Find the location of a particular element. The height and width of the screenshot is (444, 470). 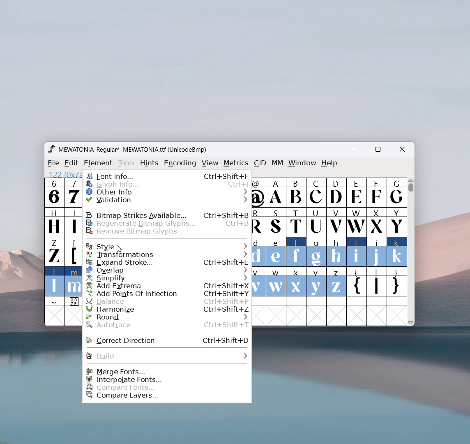

correct direction is located at coordinates (168, 340).